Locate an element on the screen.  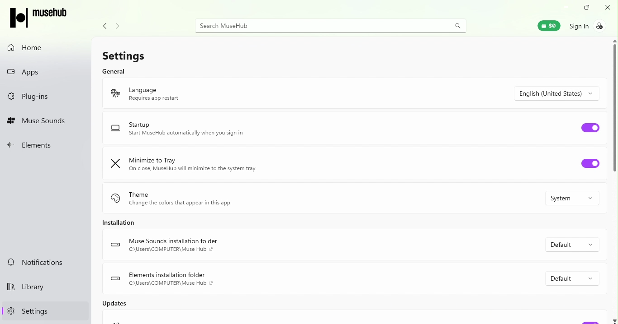
Drop down is located at coordinates (577, 195).